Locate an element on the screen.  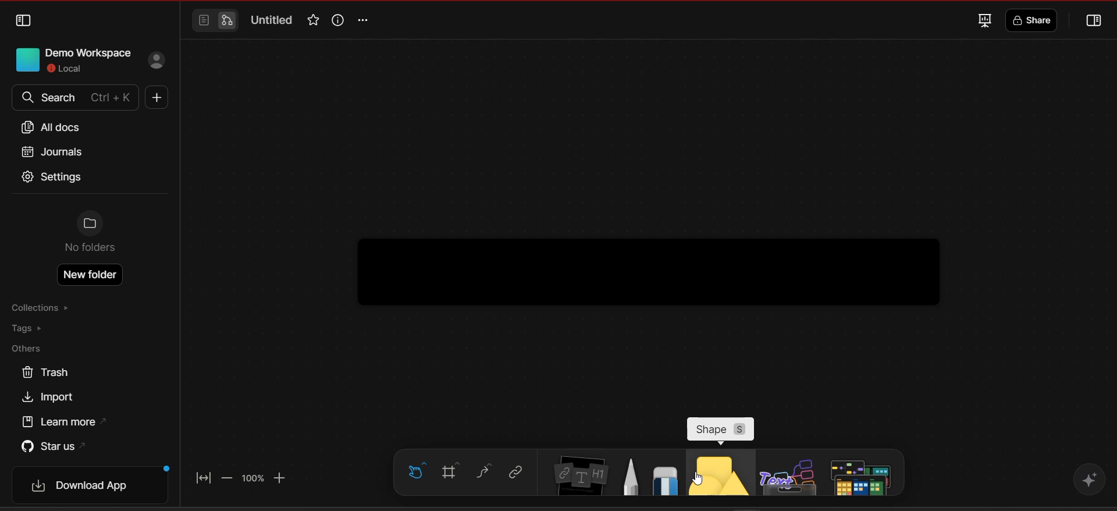
shapes is located at coordinates (720, 473).